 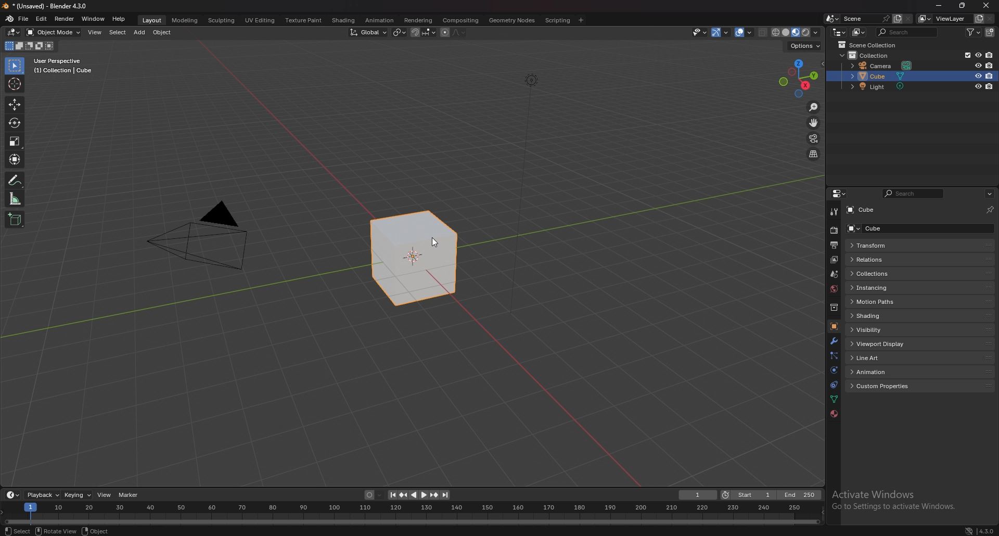 I want to click on collection, so click(x=833, y=308).